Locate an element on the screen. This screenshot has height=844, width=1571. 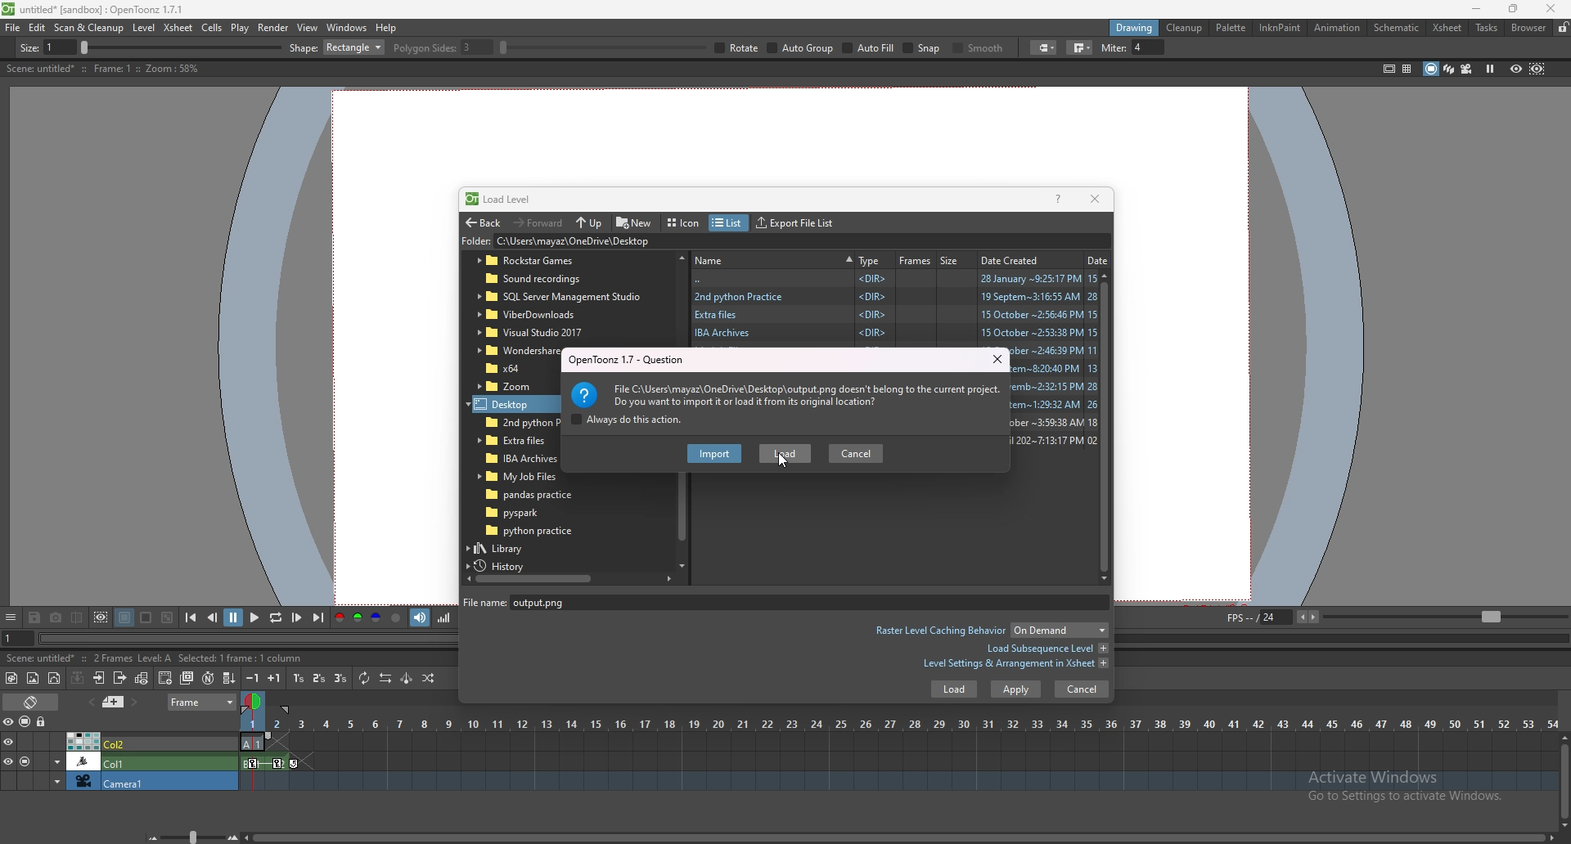
up is located at coordinates (589, 223).